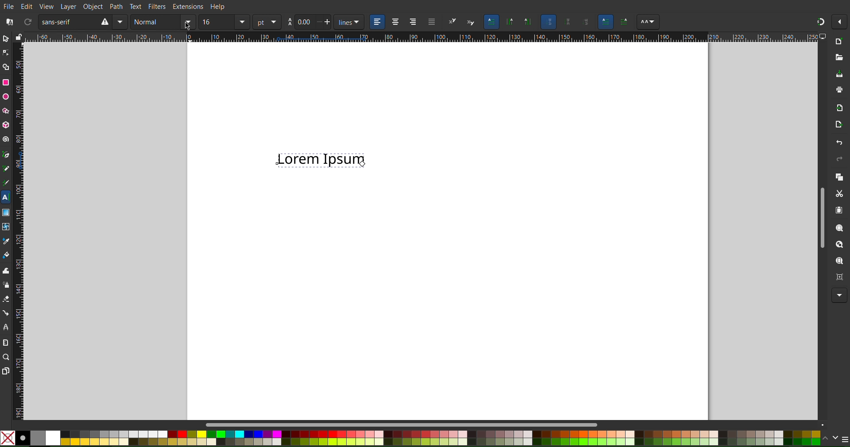 This screenshot has width=850, height=447. Describe the element at coordinates (6, 139) in the screenshot. I see `Spiral` at that location.